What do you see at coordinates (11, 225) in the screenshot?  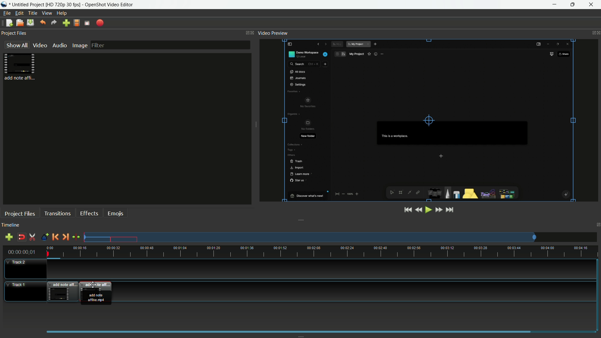 I see `timeline` at bounding box center [11, 225].